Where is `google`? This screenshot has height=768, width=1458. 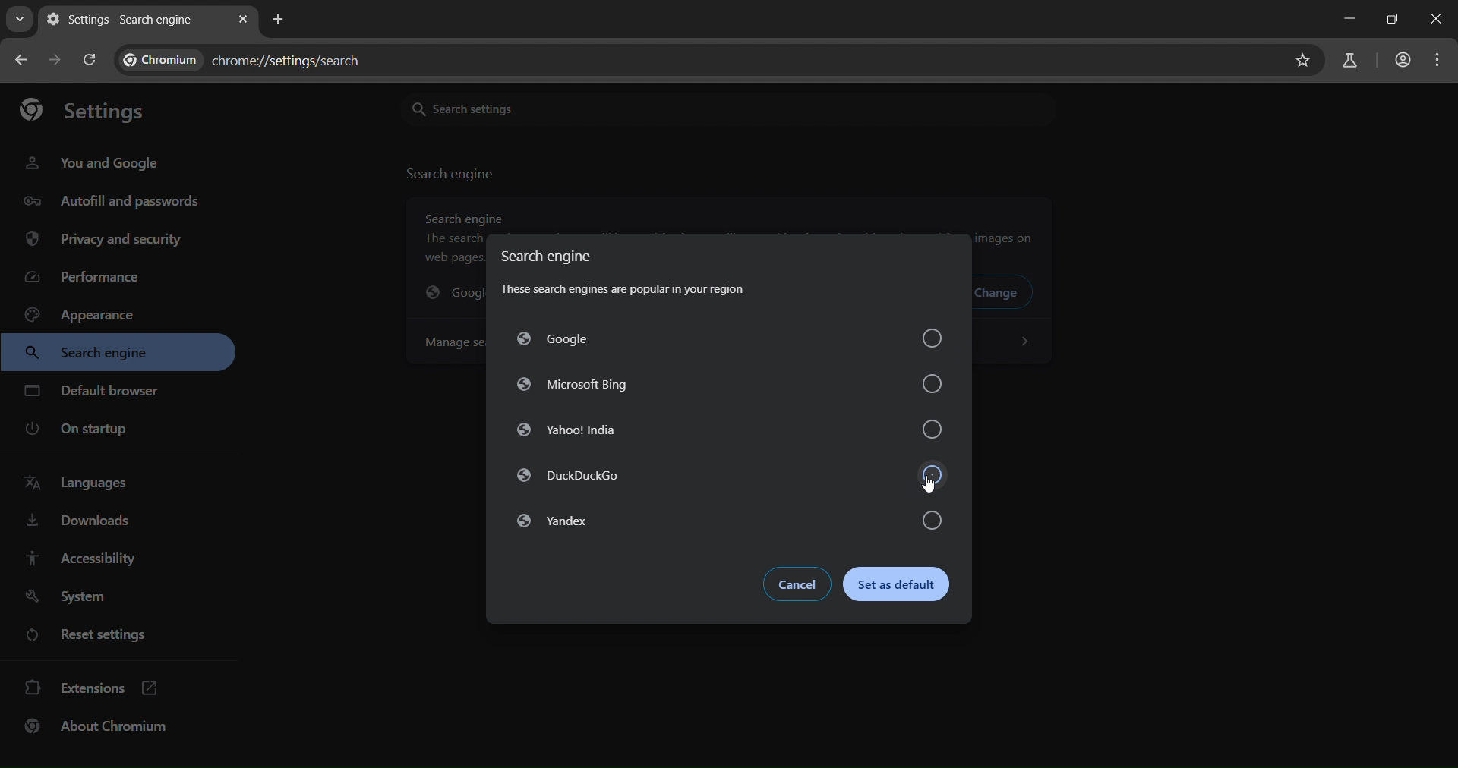
google is located at coordinates (734, 338).